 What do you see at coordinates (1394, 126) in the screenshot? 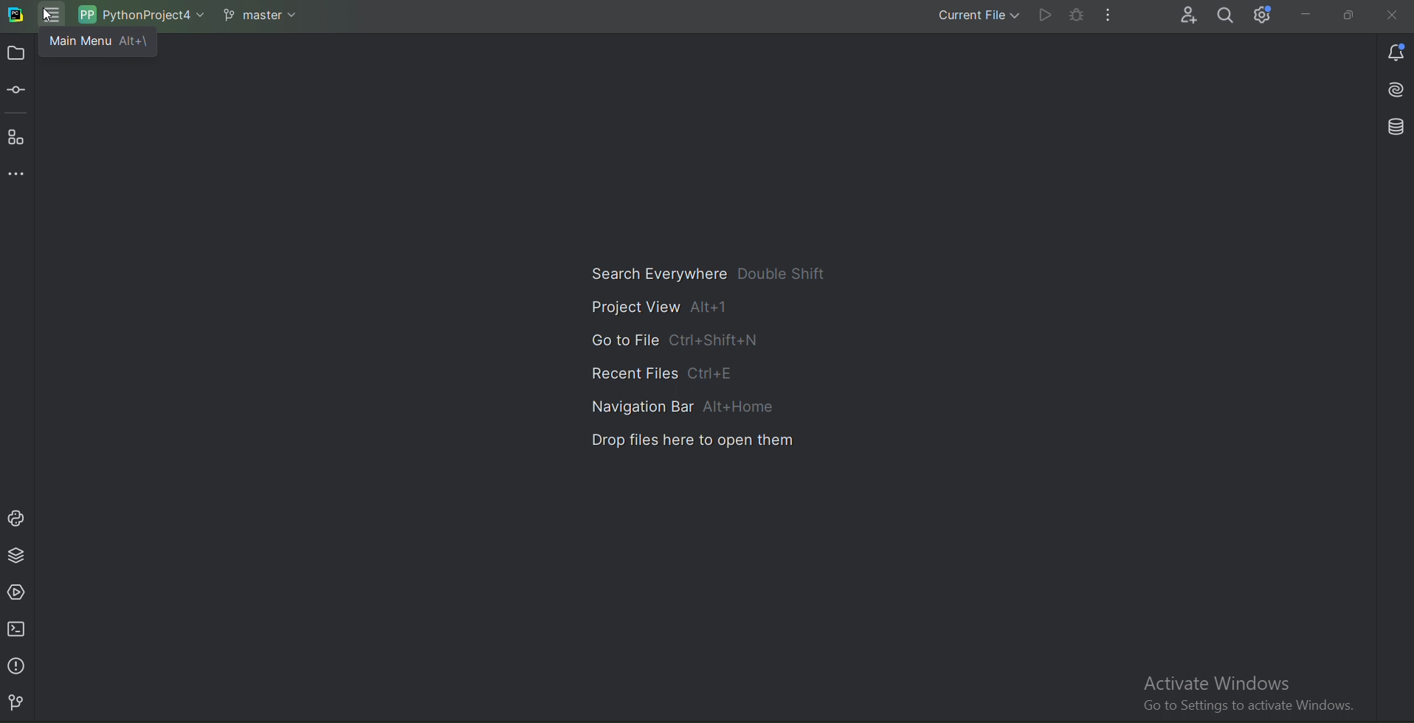
I see `Databse` at bounding box center [1394, 126].